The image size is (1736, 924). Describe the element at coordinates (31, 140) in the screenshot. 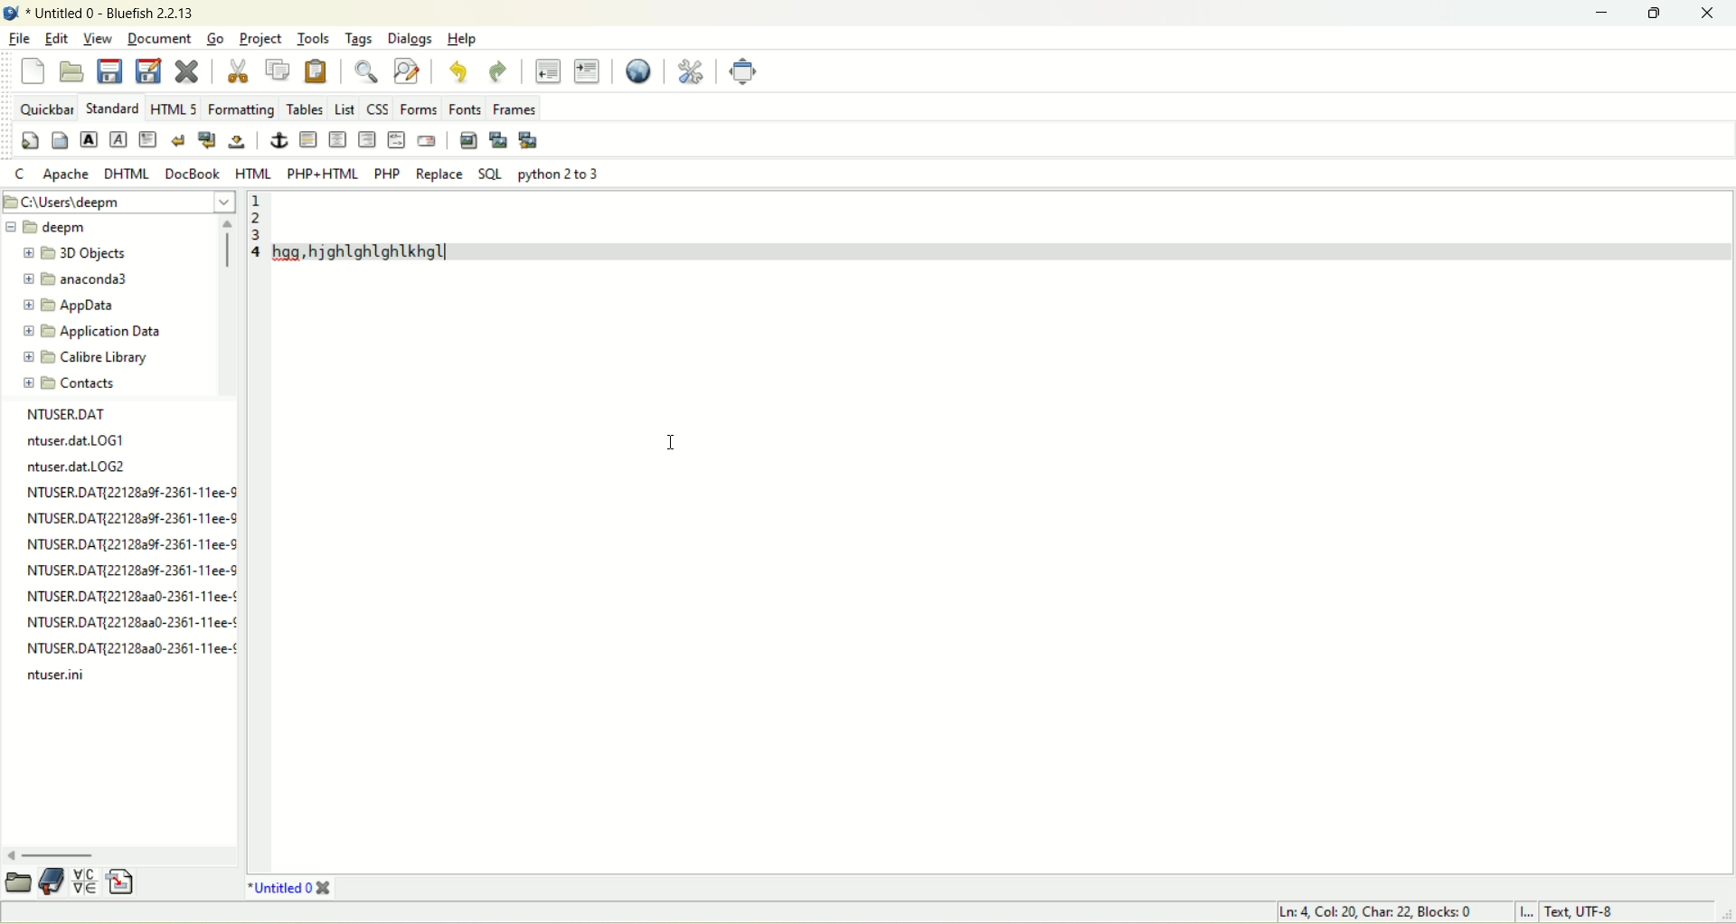

I see `quickbar settings` at that location.